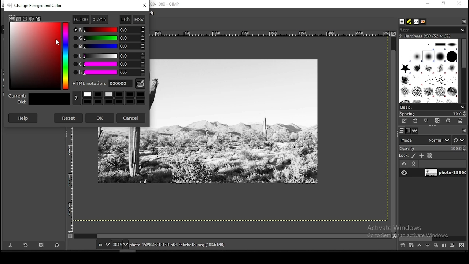  What do you see at coordinates (32, 19) in the screenshot?
I see `watercolor` at bounding box center [32, 19].